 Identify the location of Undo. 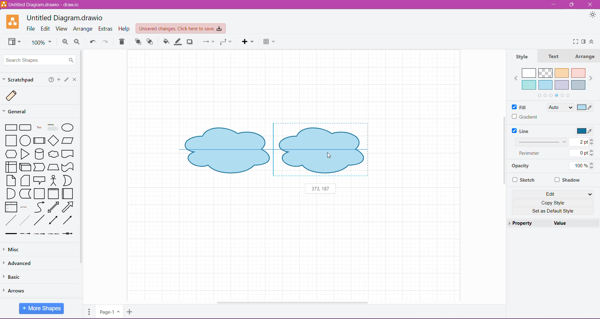
(93, 42).